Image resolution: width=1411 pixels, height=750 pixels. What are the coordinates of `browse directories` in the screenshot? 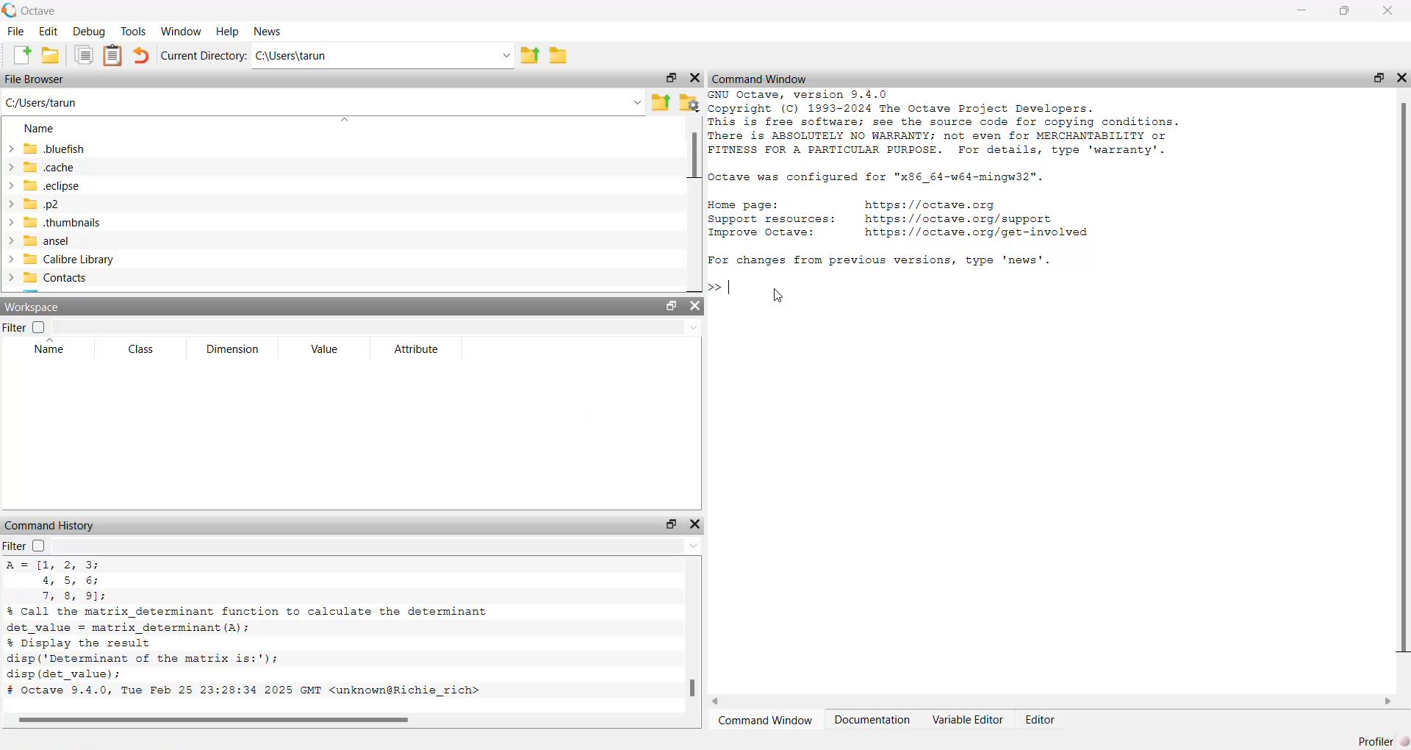 It's located at (689, 104).